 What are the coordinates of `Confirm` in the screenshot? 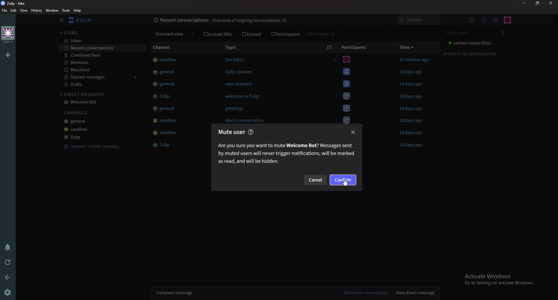 It's located at (342, 180).